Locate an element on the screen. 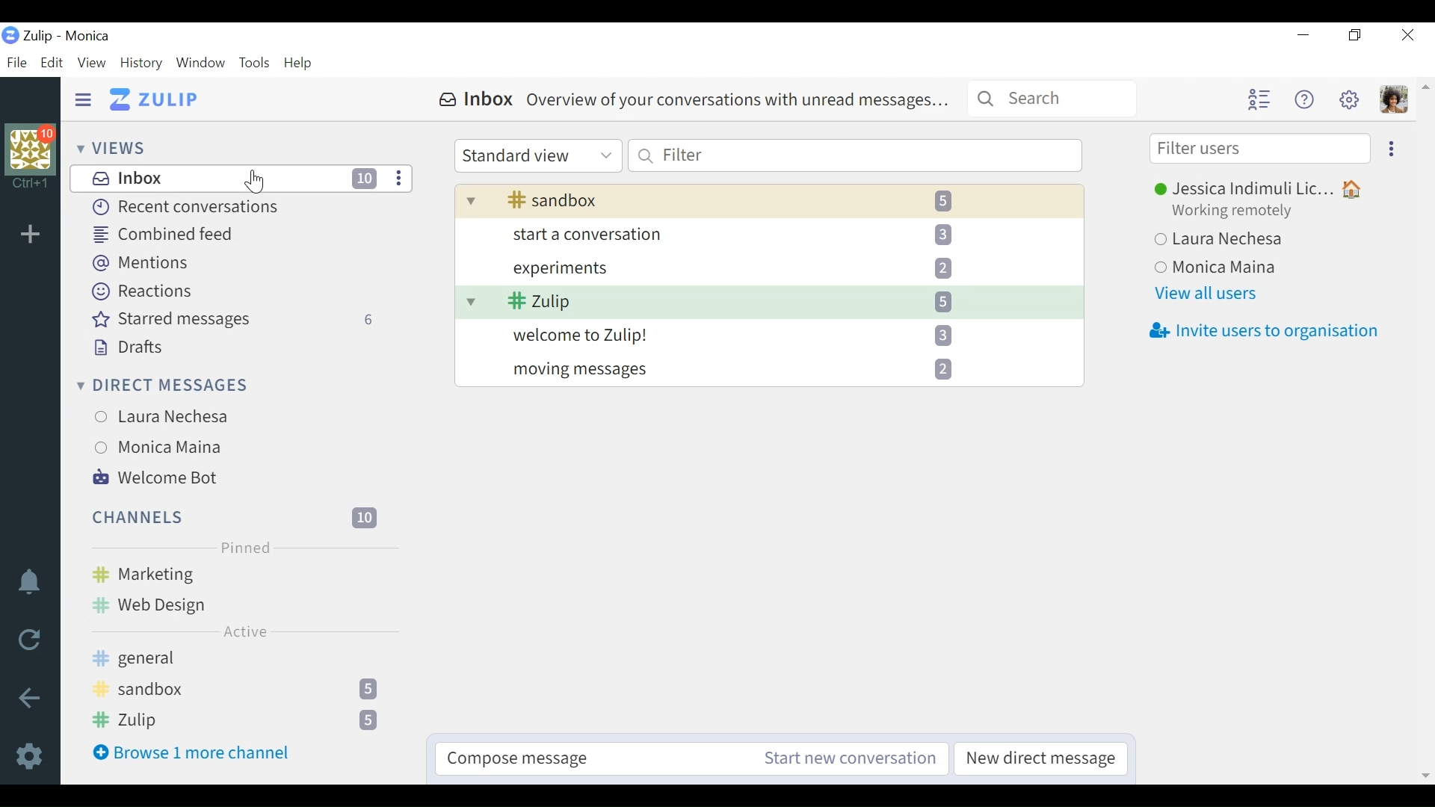 This screenshot has height=807, width=1435. Reload is located at coordinates (29, 640).